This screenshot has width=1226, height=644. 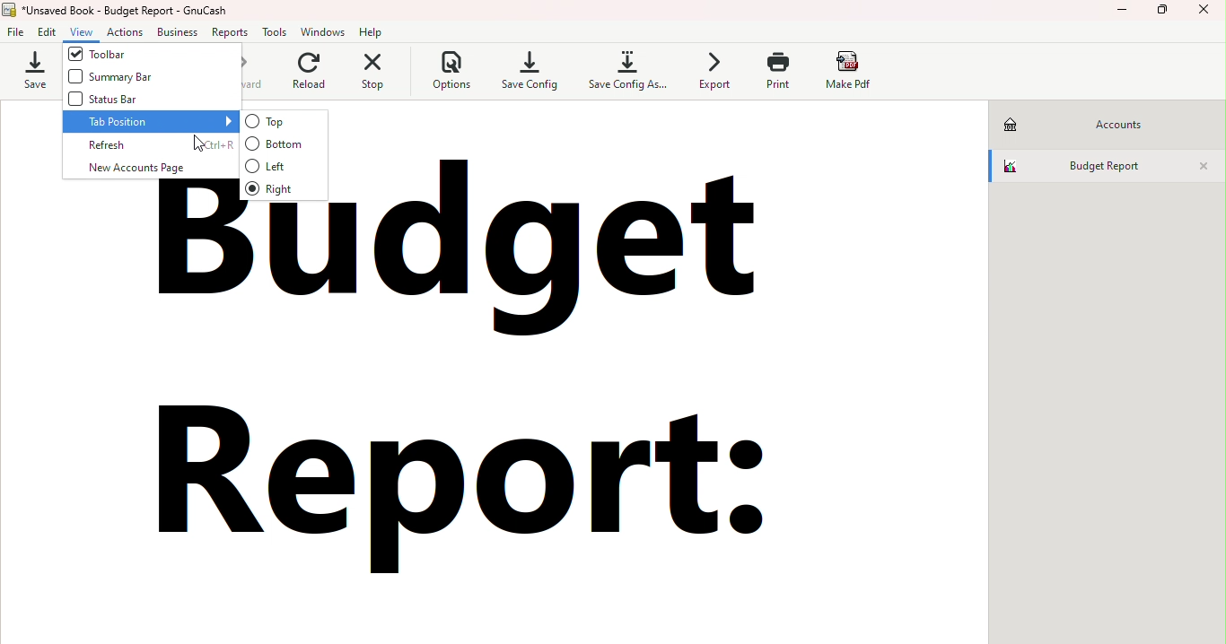 I want to click on Close, so click(x=1202, y=13).